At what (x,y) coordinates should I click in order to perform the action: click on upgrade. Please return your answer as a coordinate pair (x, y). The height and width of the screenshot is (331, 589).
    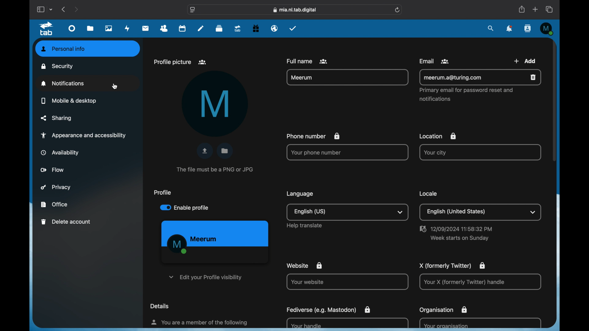
    Looking at the image, I should click on (237, 29).